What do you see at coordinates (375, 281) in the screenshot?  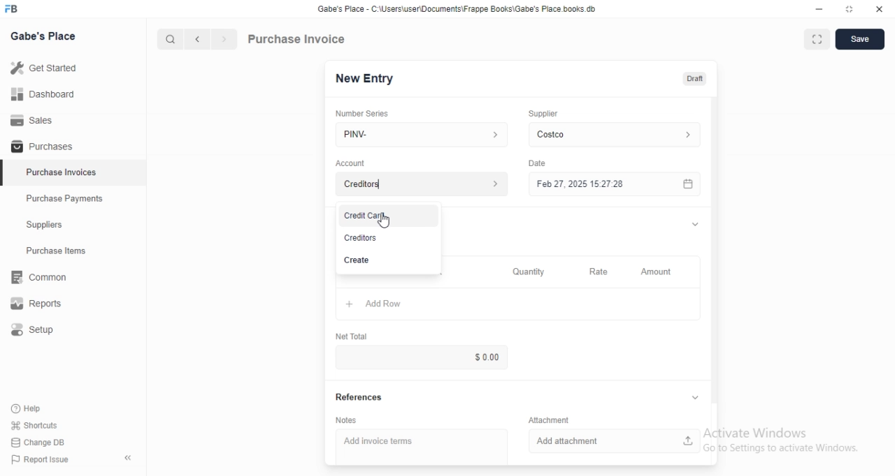 I see `# Item` at bounding box center [375, 281].